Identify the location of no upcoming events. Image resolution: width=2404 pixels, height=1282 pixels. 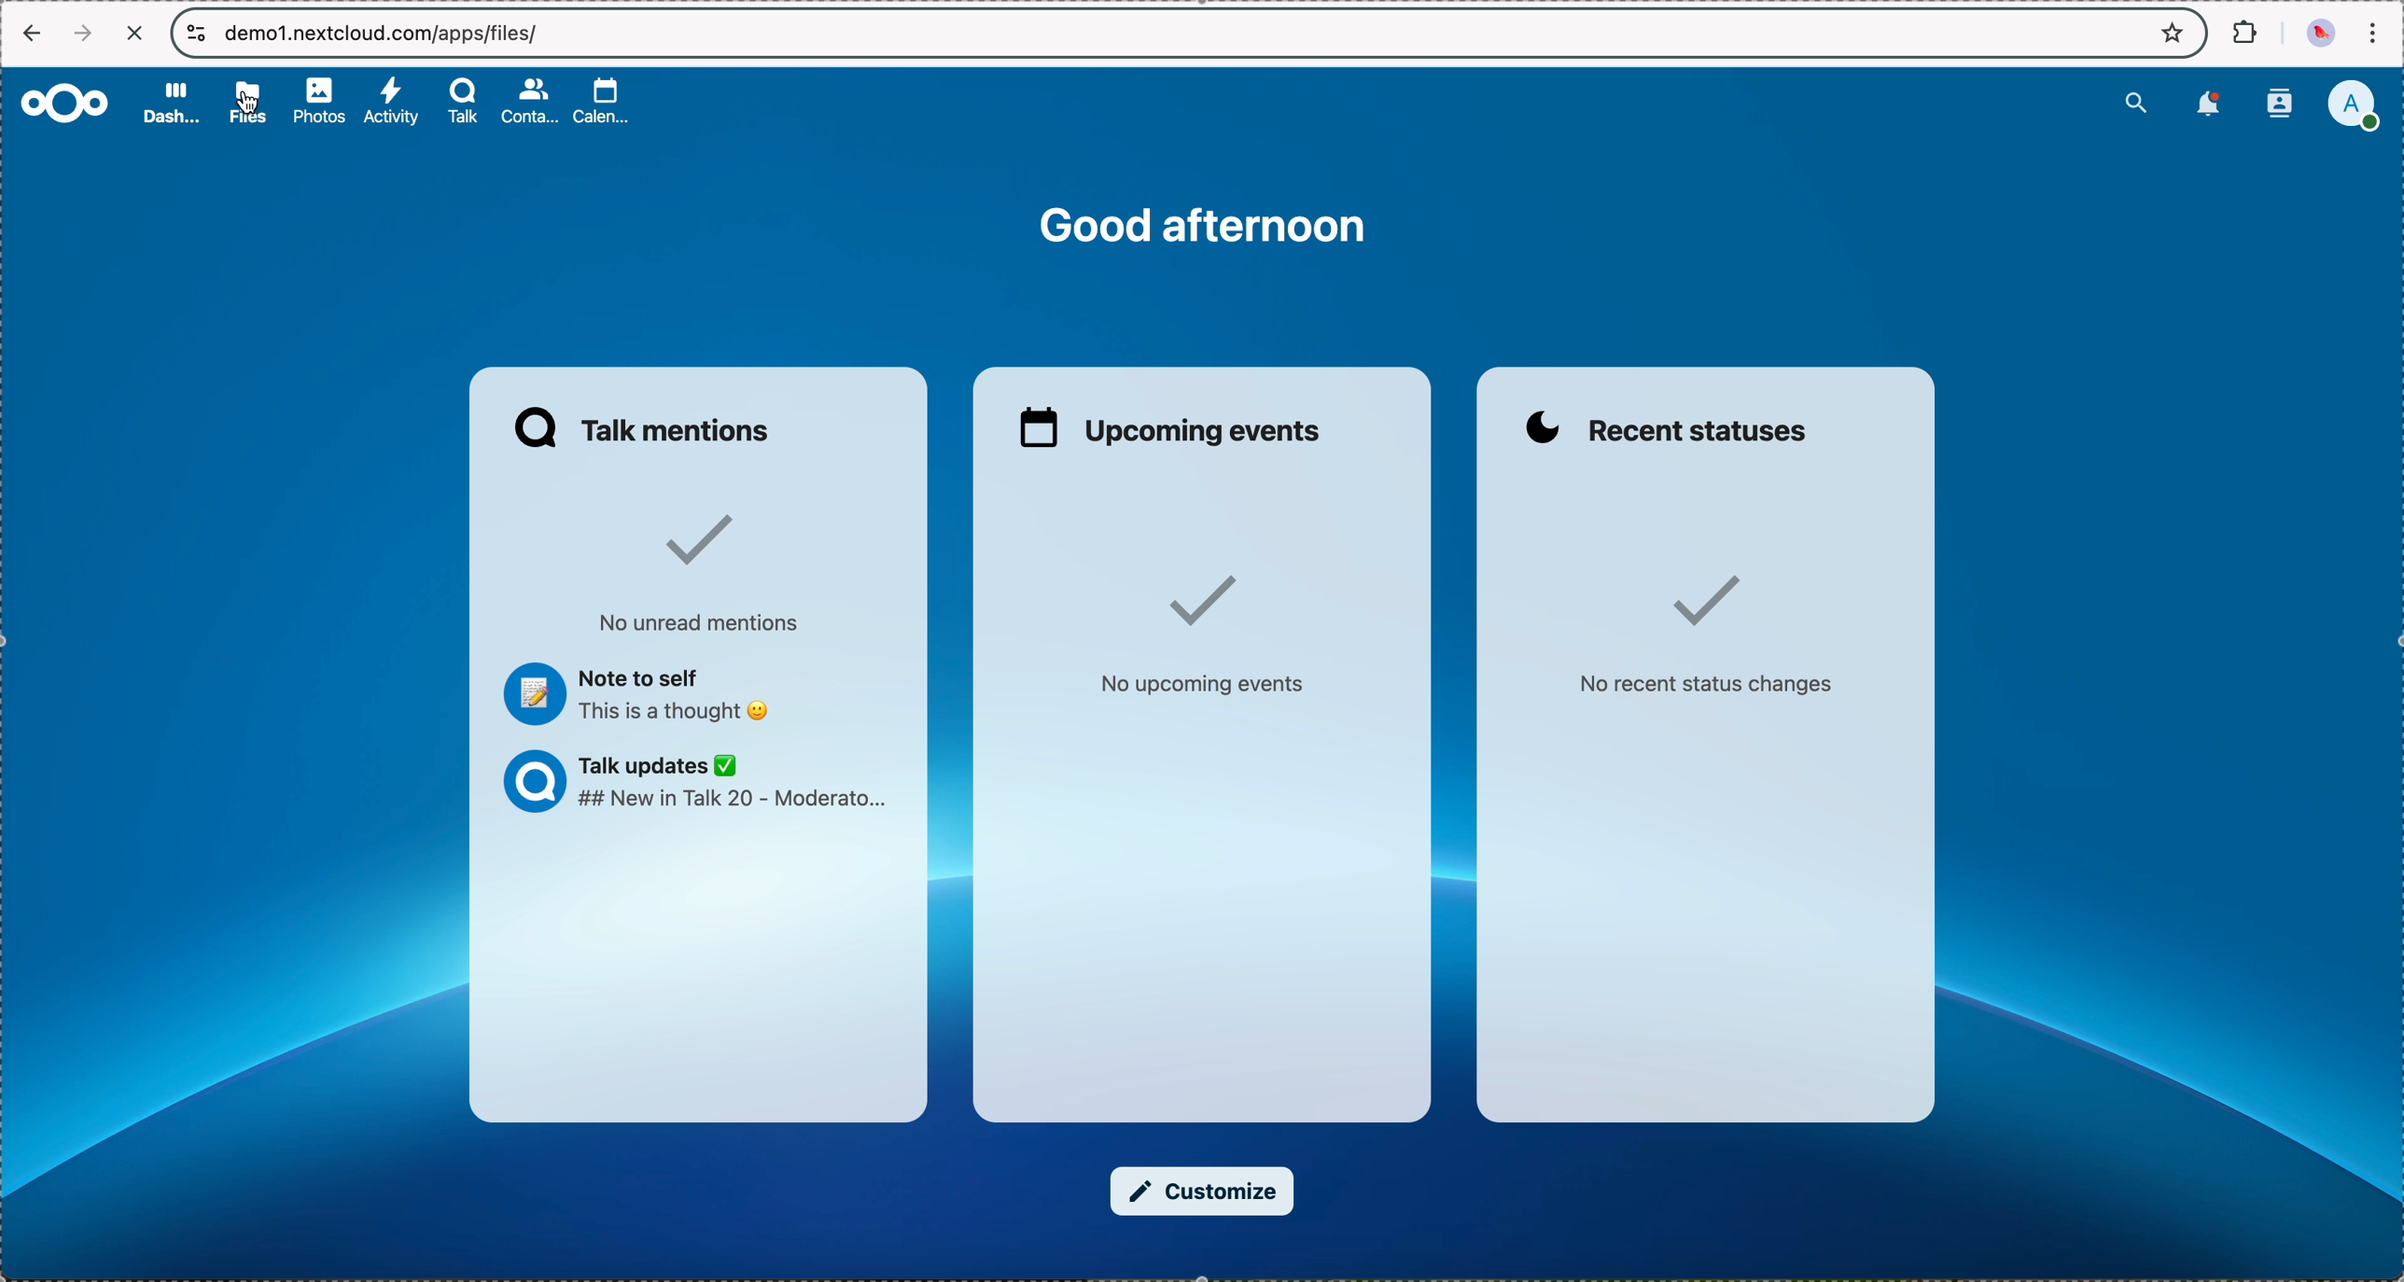
(1207, 634).